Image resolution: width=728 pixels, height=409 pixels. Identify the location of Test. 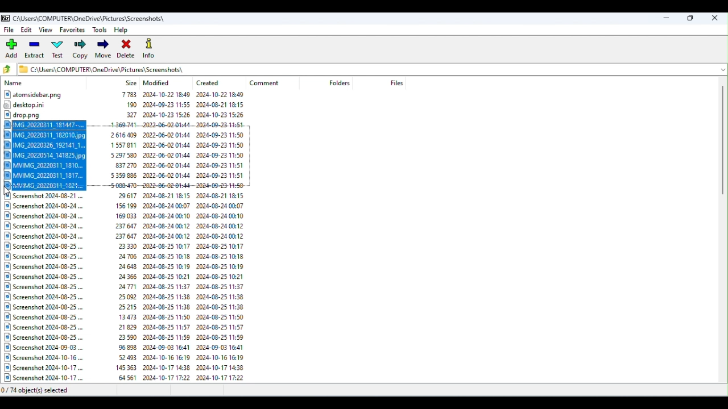
(60, 51).